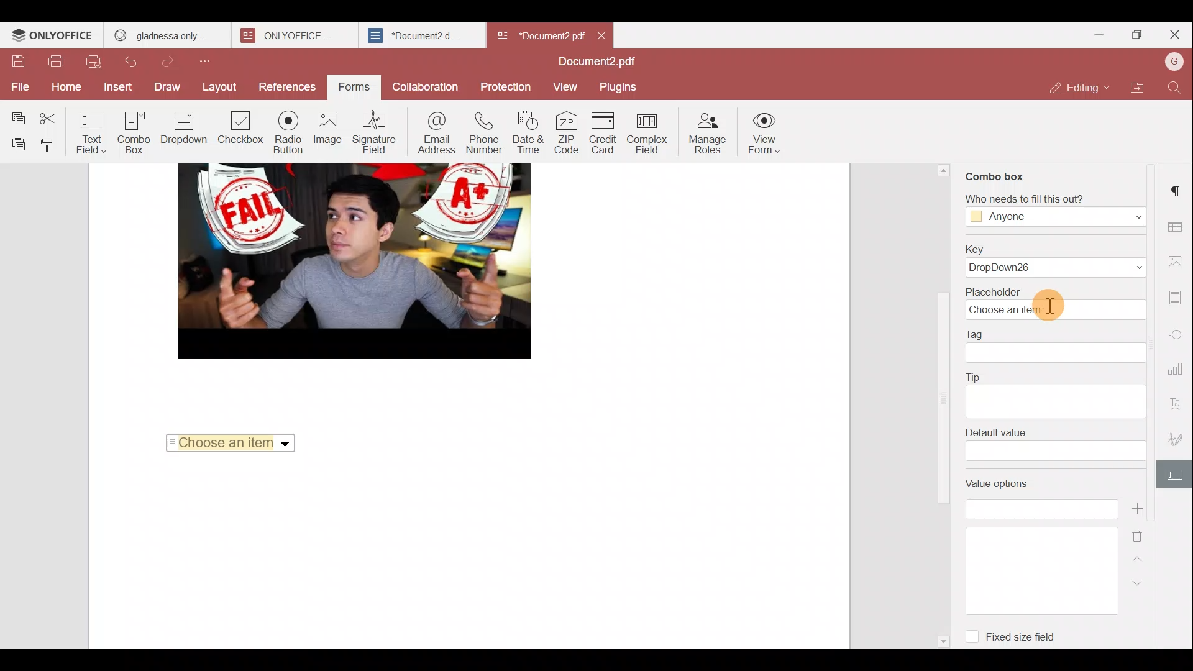  Describe the element at coordinates (605, 133) in the screenshot. I see `Credit card` at that location.